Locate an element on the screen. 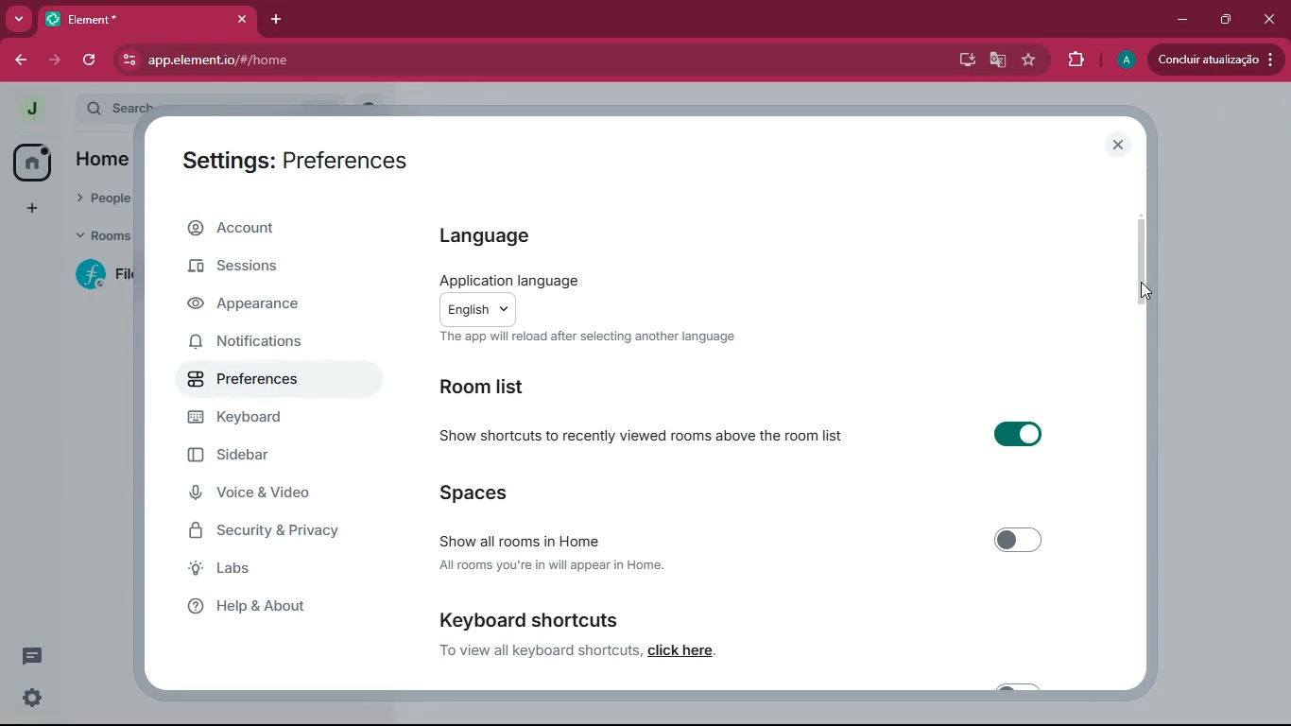 The height and width of the screenshot is (726, 1291). room list is located at coordinates (490, 389).